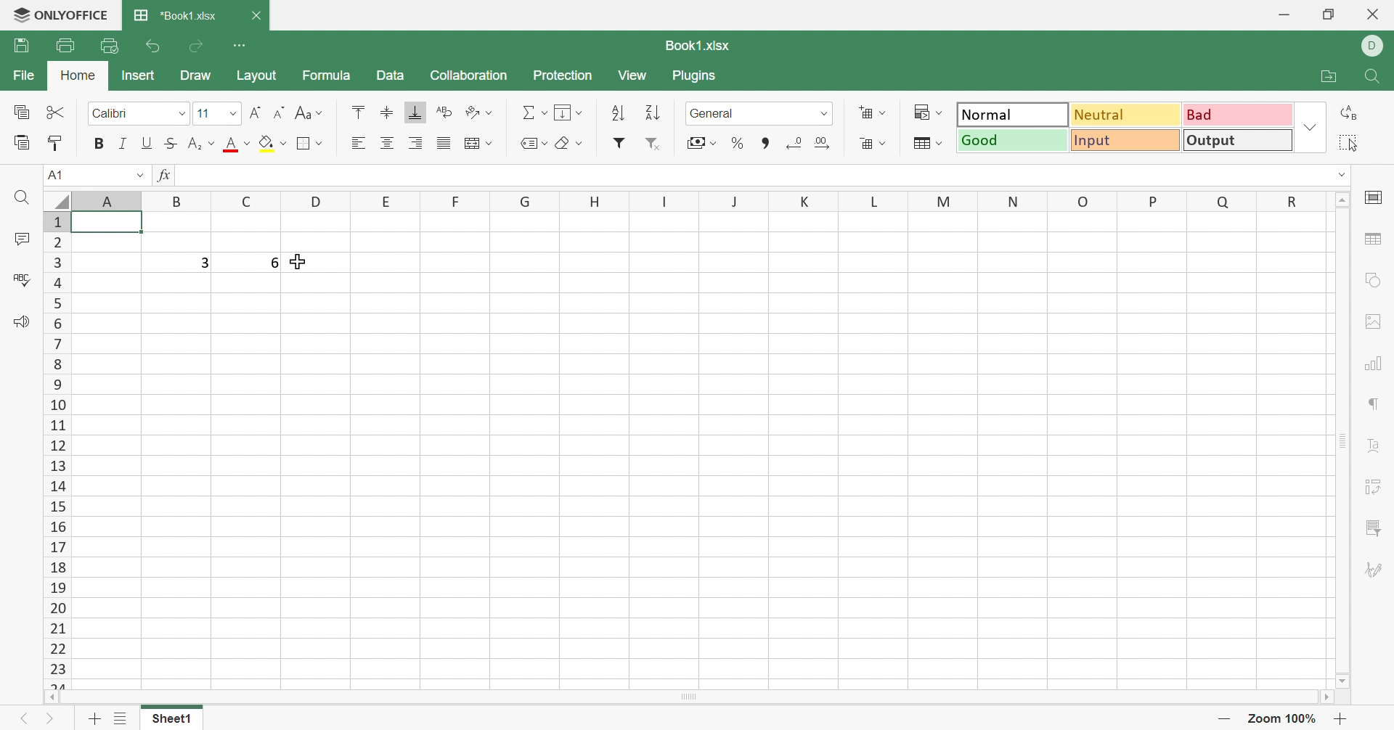  I want to click on Find, so click(1376, 77).